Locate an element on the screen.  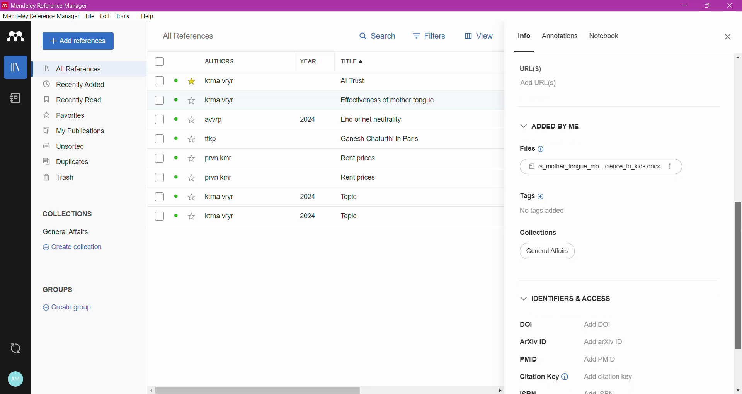
~ ttkp is located at coordinates (223, 139).